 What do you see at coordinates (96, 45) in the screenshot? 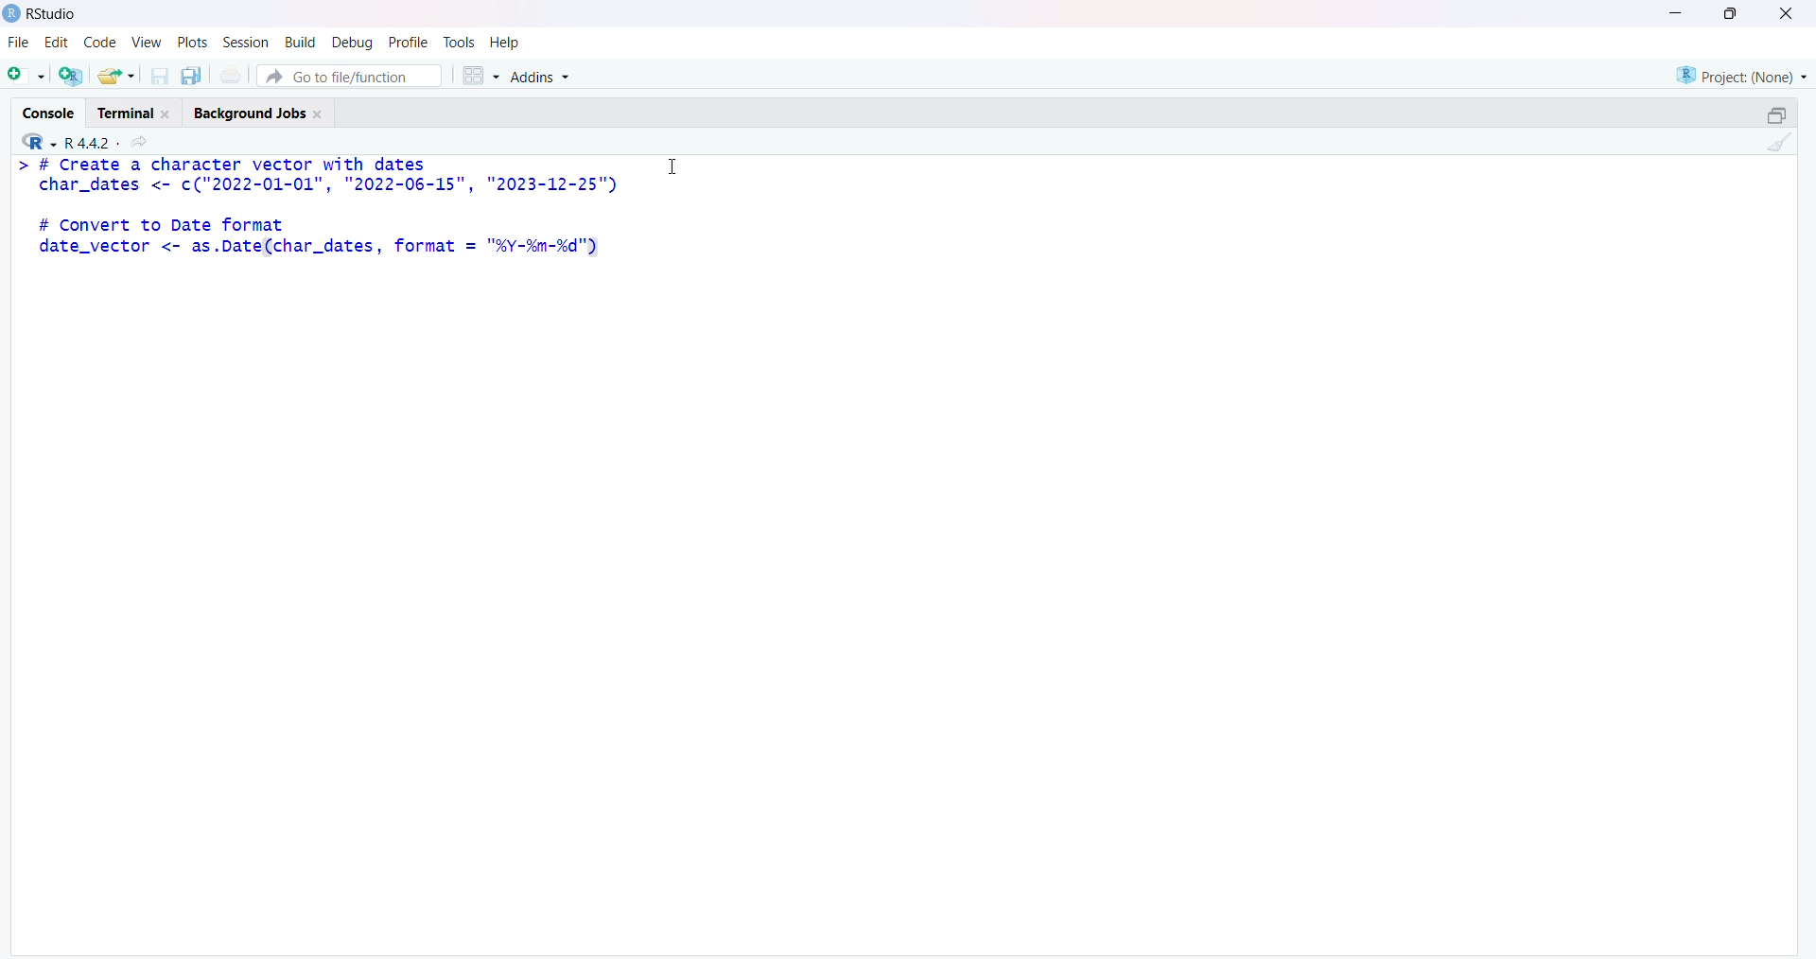
I see `Code` at bounding box center [96, 45].